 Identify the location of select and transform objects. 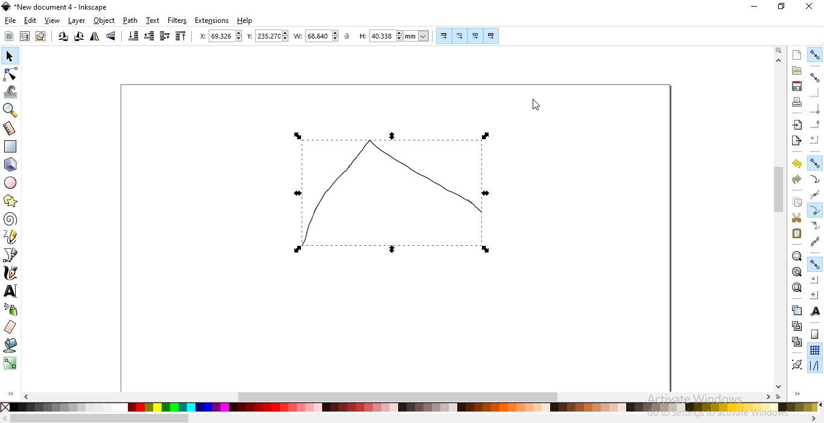
(11, 57).